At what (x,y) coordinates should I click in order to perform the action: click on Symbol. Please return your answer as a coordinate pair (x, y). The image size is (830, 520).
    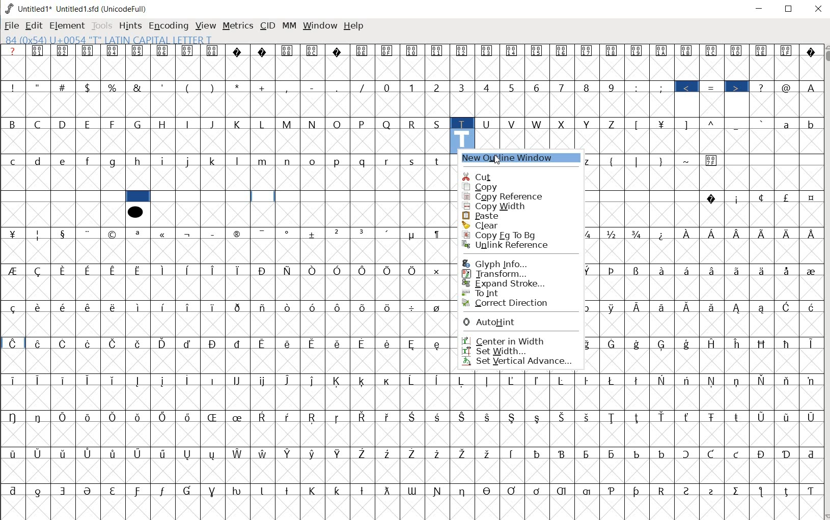
    Looking at the image, I should click on (164, 343).